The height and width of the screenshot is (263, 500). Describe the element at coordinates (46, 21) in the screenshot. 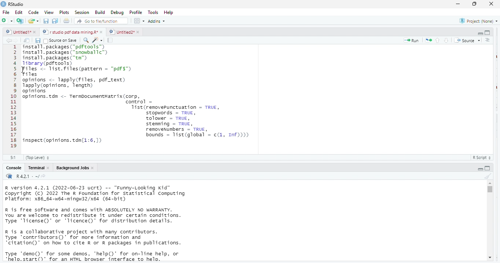

I see `save current document` at that location.